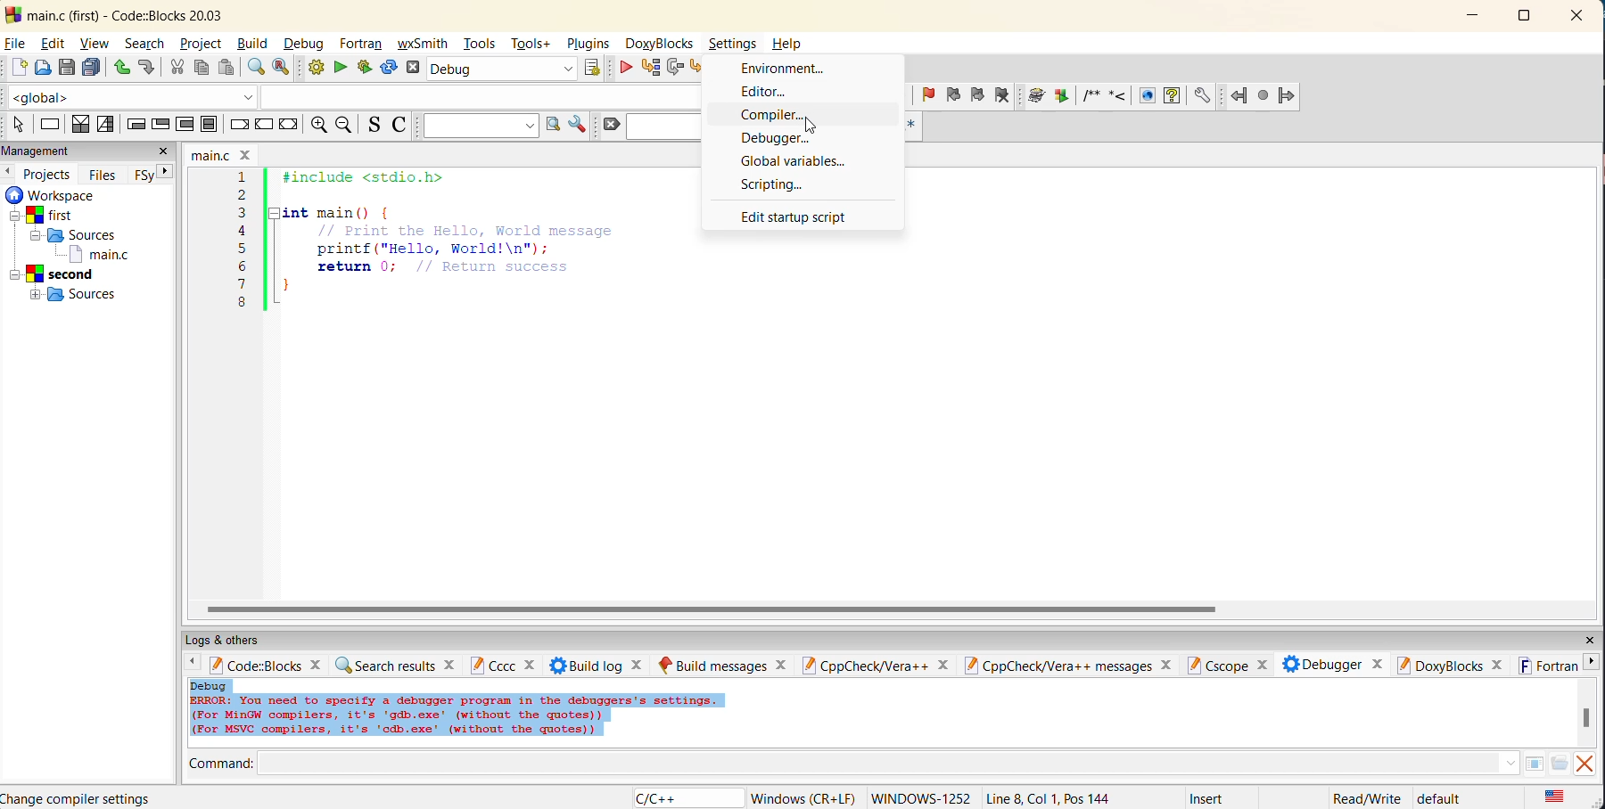 This screenshot has width=1605, height=809. Describe the element at coordinates (718, 610) in the screenshot. I see `horizontal scroll bar` at that location.